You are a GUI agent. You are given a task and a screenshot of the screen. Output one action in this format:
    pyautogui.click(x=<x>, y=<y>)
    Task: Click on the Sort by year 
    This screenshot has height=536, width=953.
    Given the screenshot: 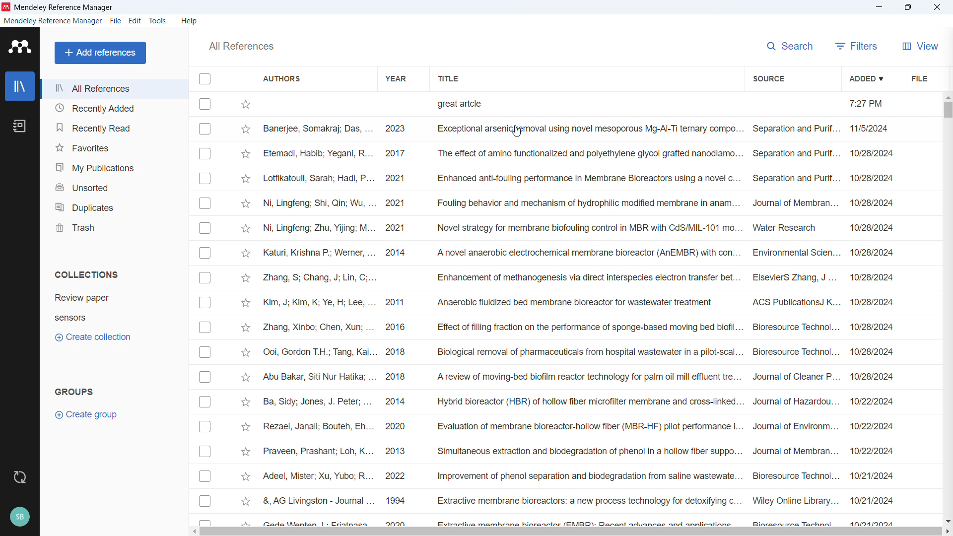 What is the action you would take?
    pyautogui.click(x=396, y=78)
    